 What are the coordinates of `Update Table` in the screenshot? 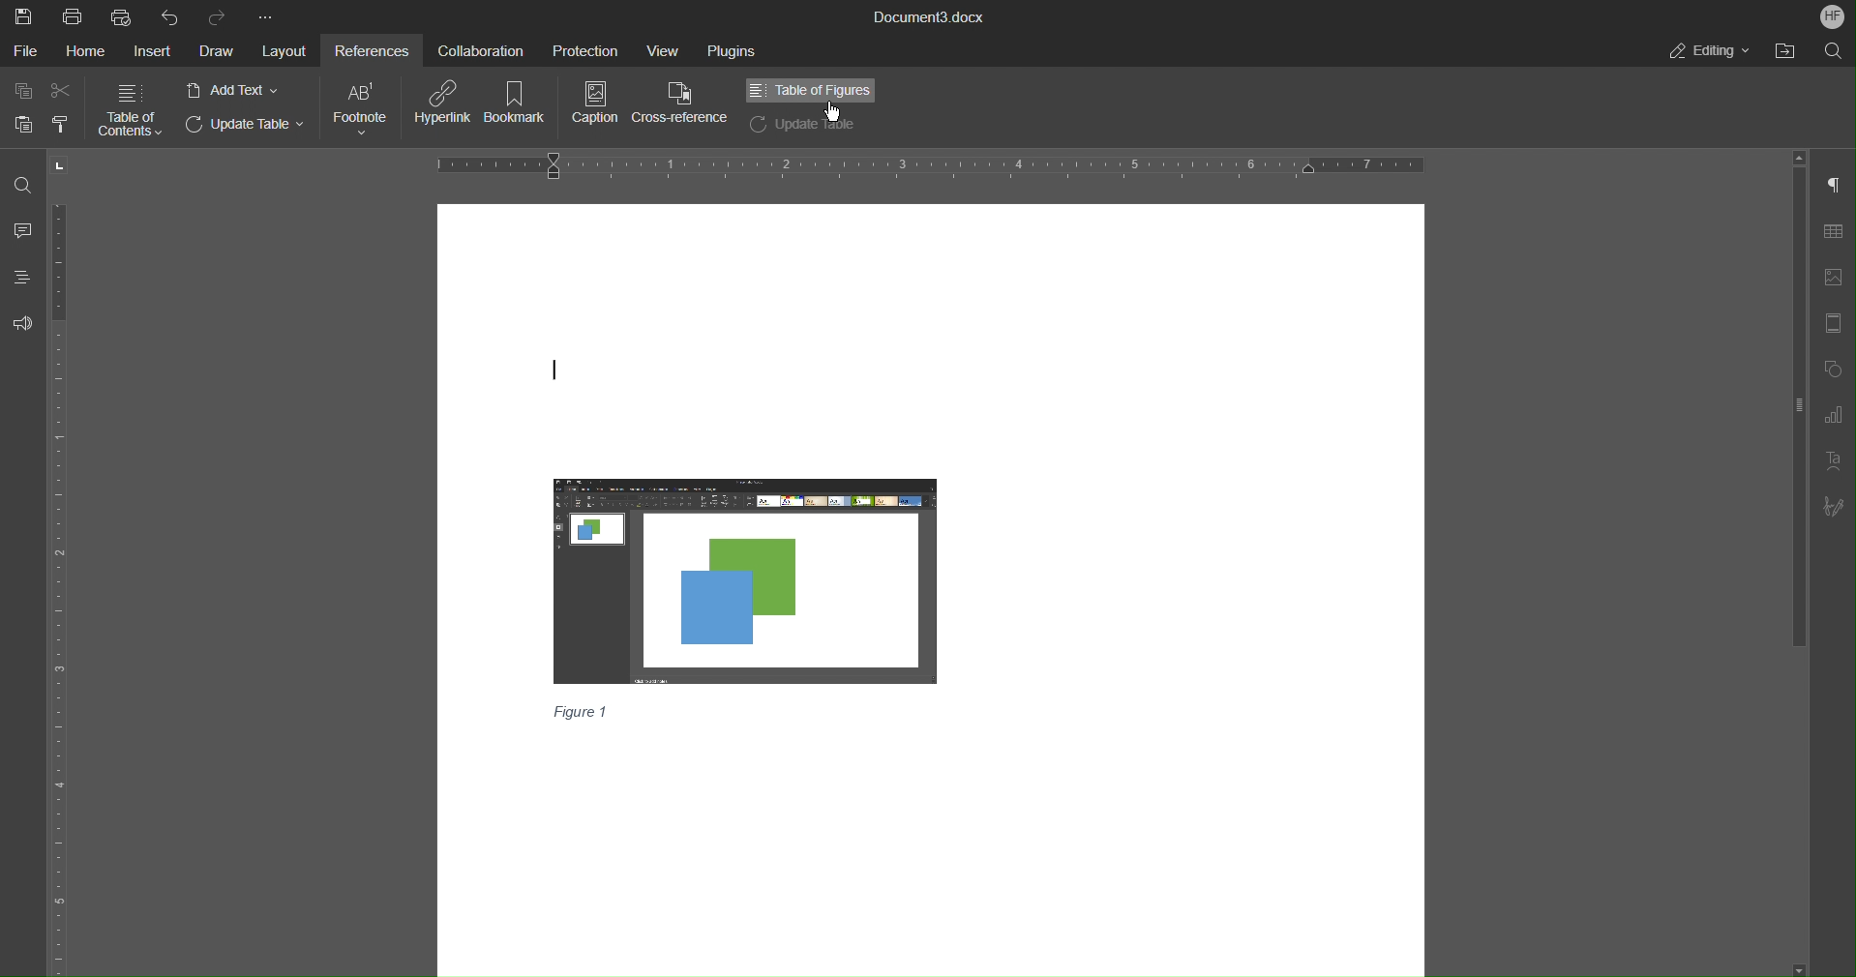 It's located at (249, 127).